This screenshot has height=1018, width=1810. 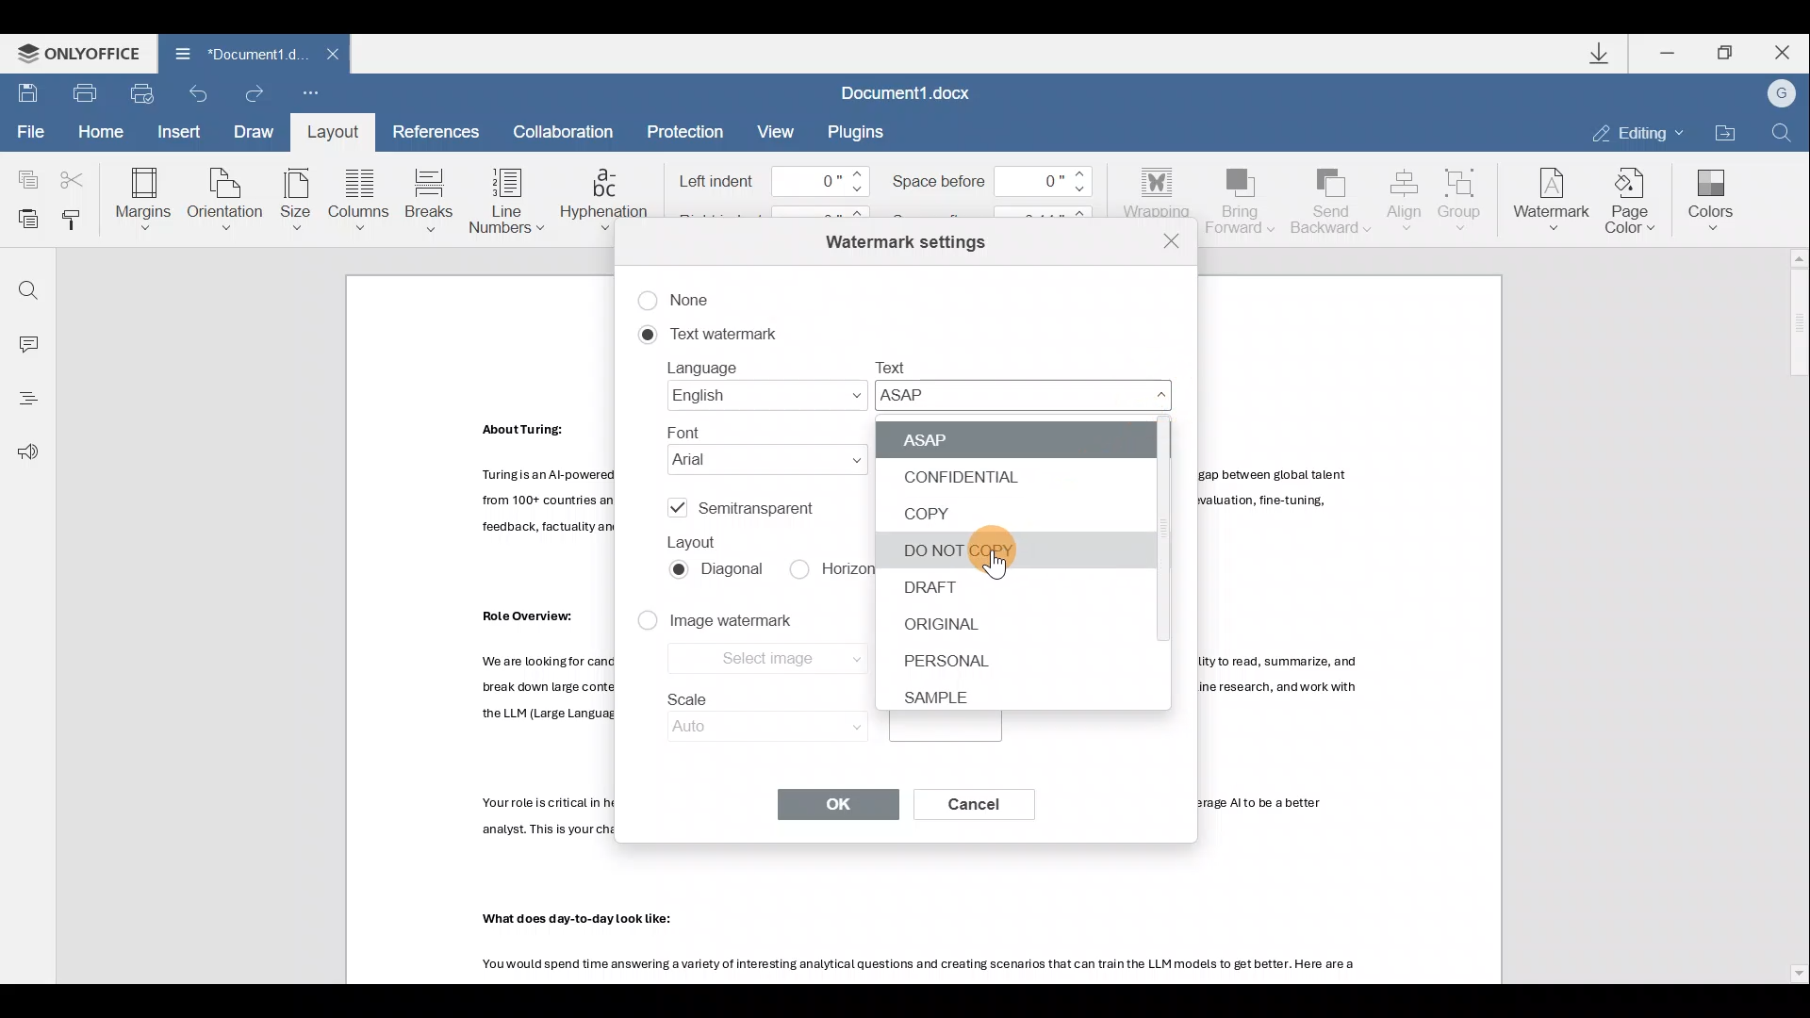 What do you see at coordinates (571, 130) in the screenshot?
I see `Collaboration` at bounding box center [571, 130].